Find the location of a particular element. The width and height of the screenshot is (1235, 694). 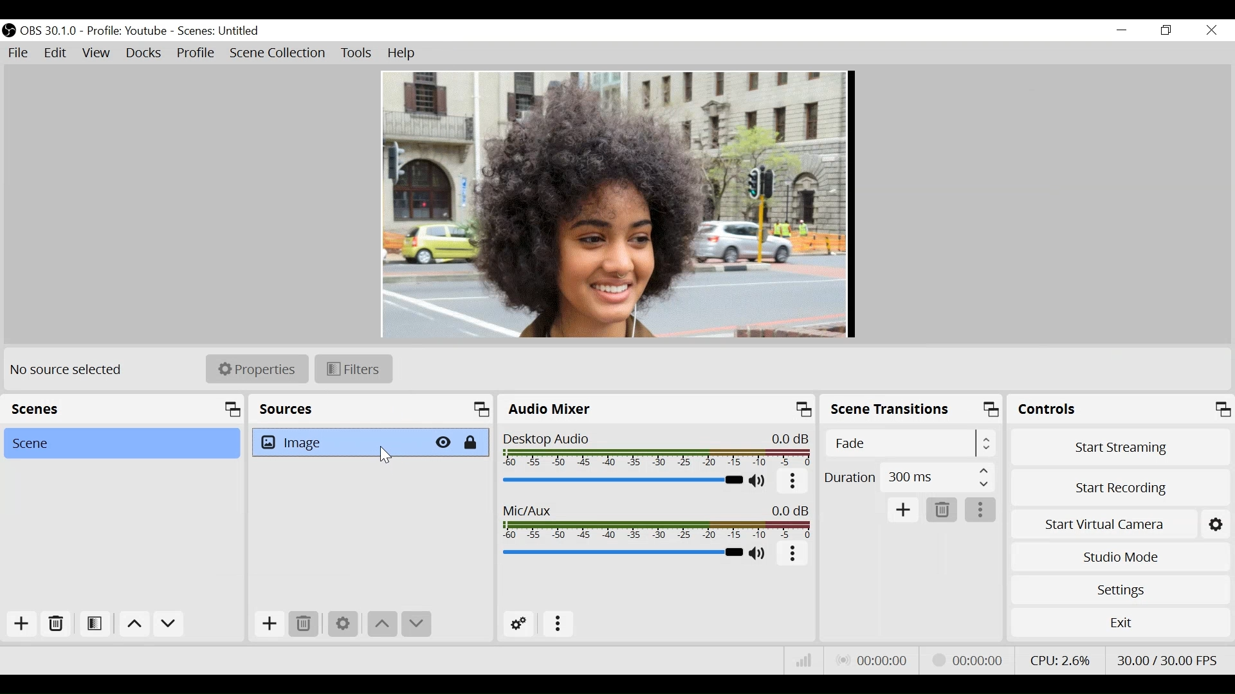

Add Source is located at coordinates (269, 625).